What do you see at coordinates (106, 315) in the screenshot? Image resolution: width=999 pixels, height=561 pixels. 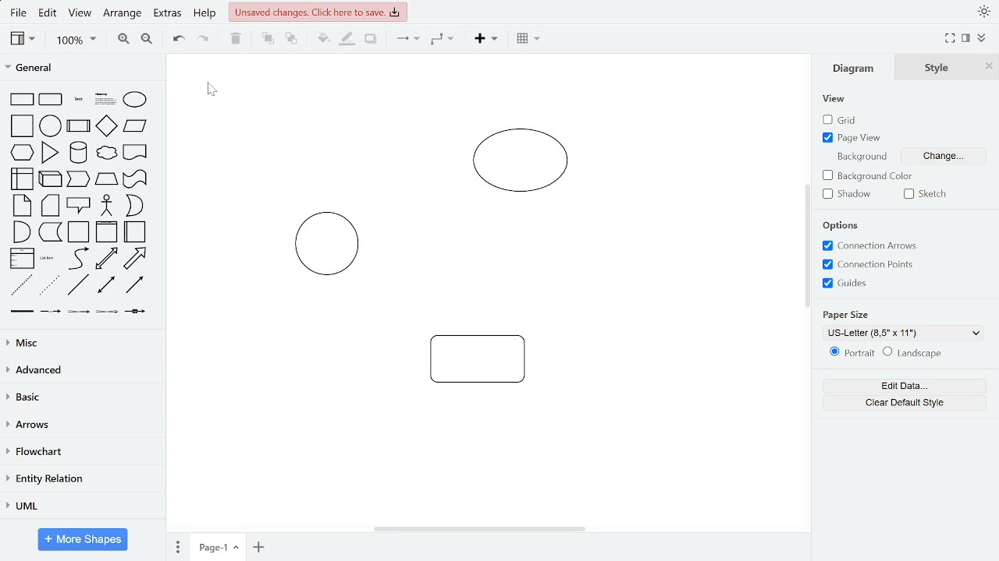 I see `Connector with 3 label` at bounding box center [106, 315].